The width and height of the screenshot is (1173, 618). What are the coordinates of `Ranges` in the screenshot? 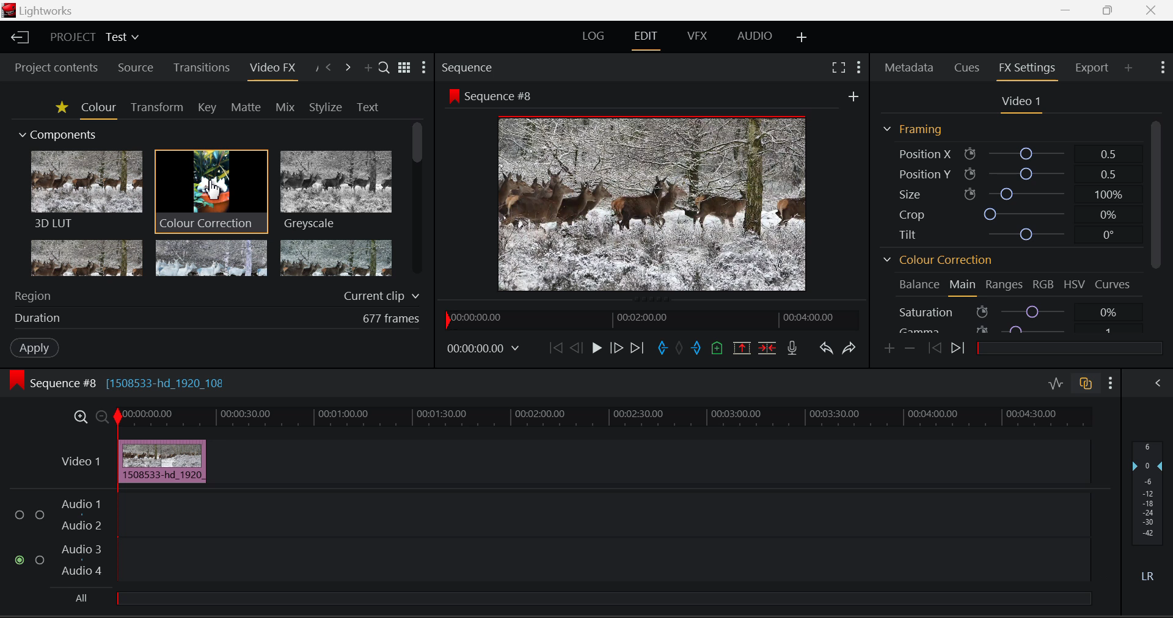 It's located at (1005, 286).